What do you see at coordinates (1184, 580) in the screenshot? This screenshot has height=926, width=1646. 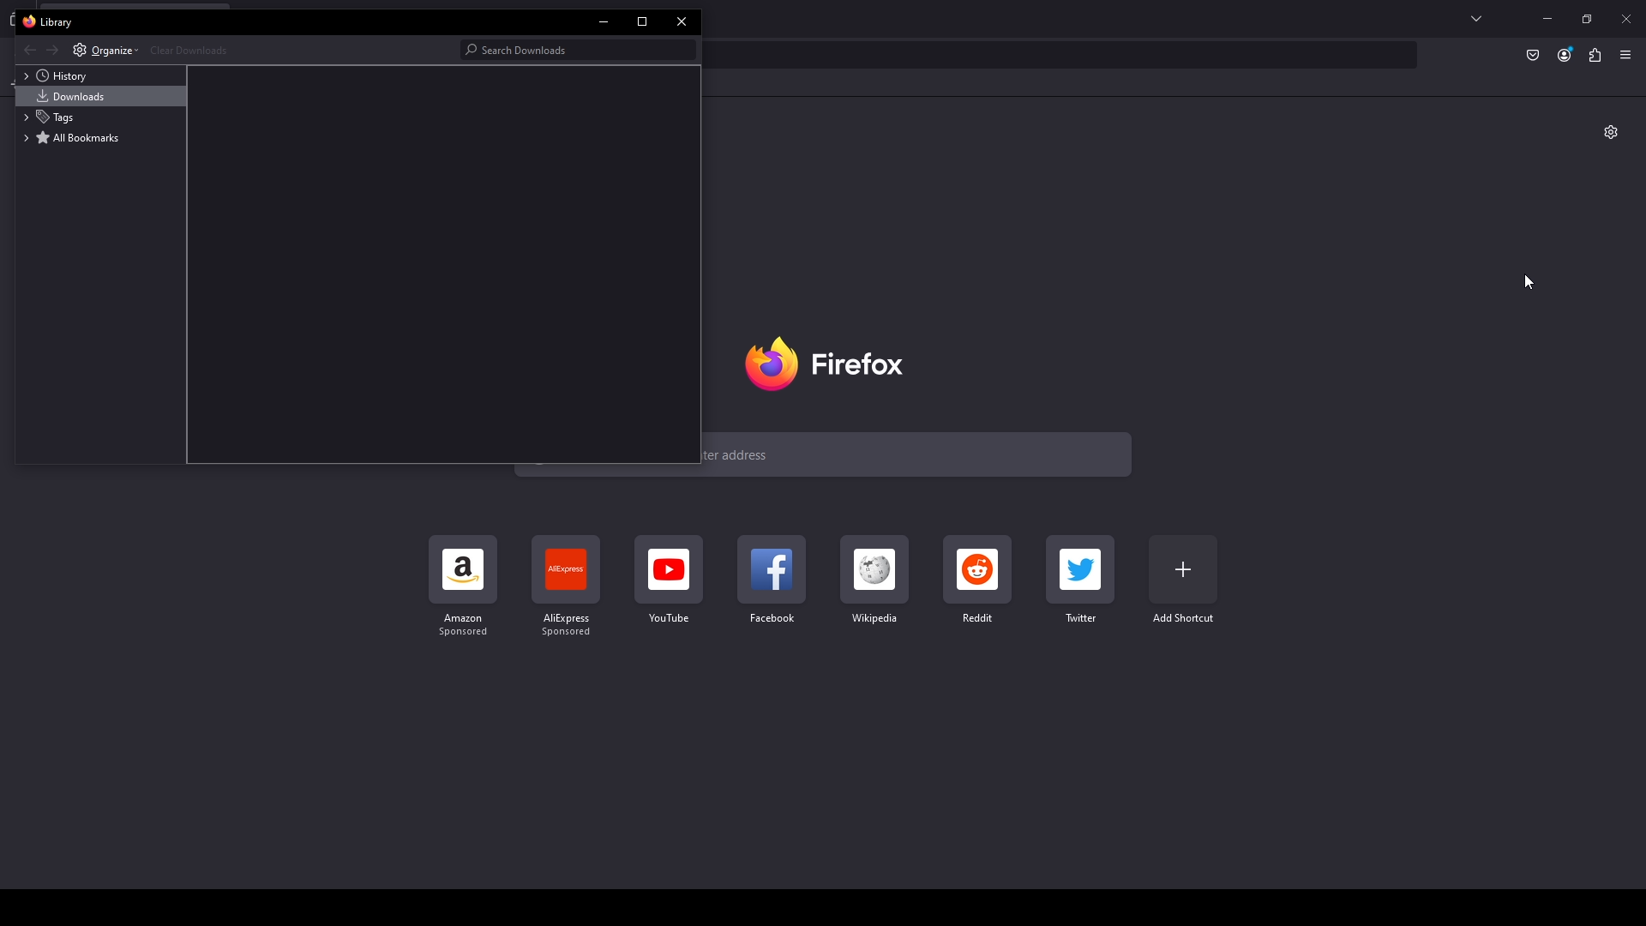 I see `Add shortcut ` at bounding box center [1184, 580].